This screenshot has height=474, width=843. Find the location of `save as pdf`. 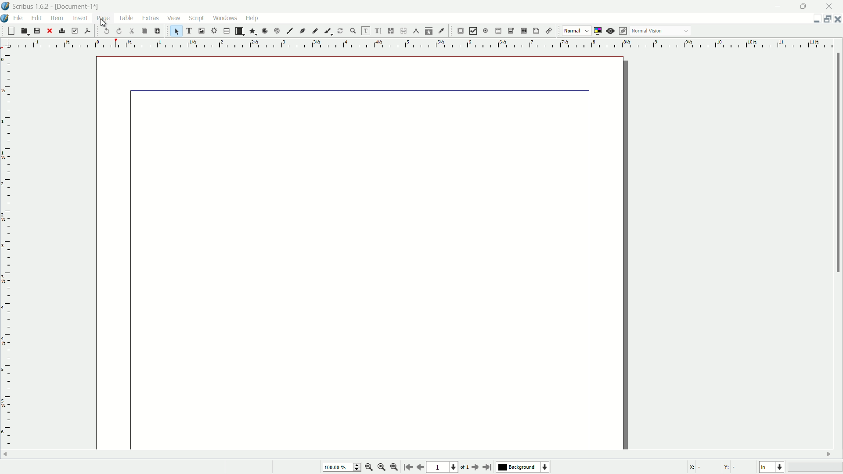

save as pdf is located at coordinates (87, 30).